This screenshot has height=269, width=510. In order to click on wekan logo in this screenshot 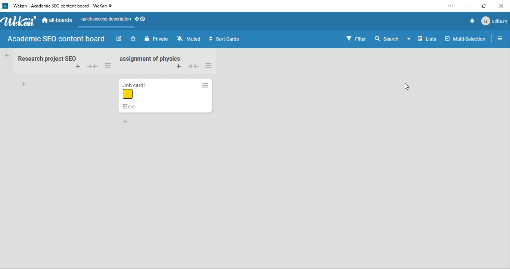, I will do `click(20, 22)`.